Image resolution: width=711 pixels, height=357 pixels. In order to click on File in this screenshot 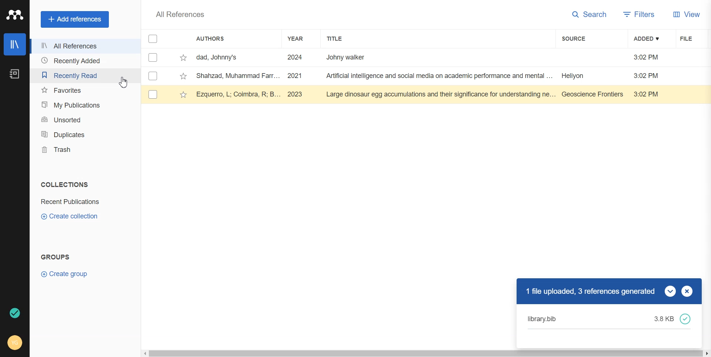, I will do `click(691, 38)`.